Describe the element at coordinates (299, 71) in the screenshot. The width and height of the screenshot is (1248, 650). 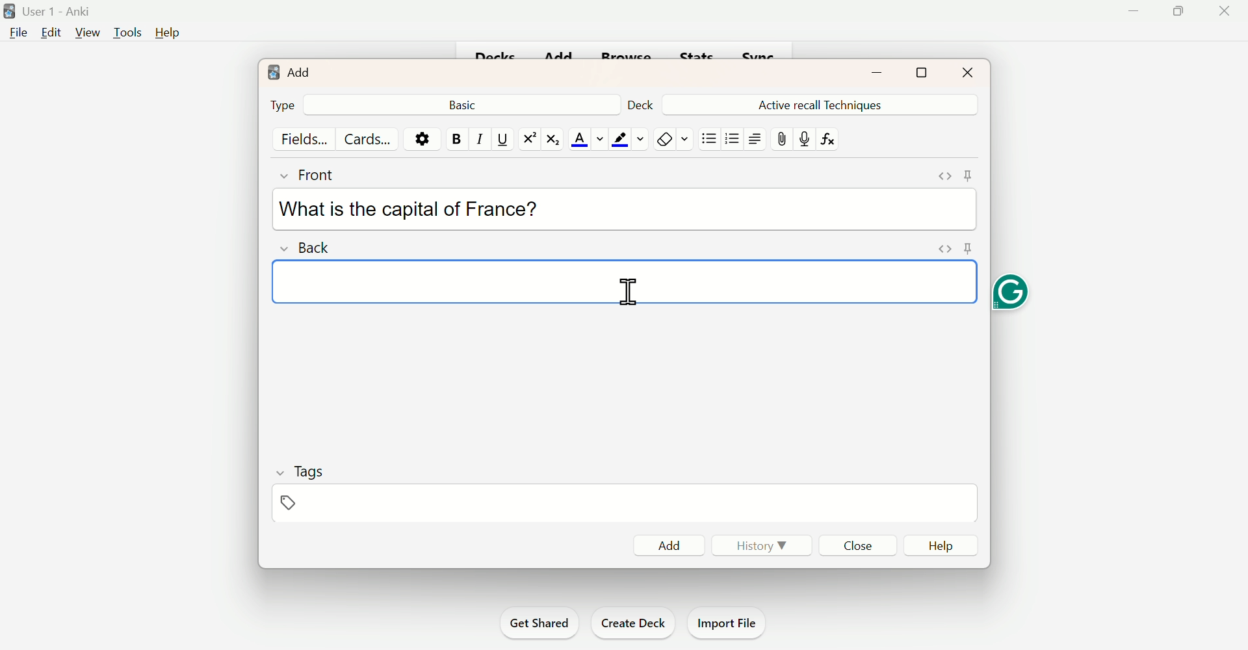
I see `Add` at that location.